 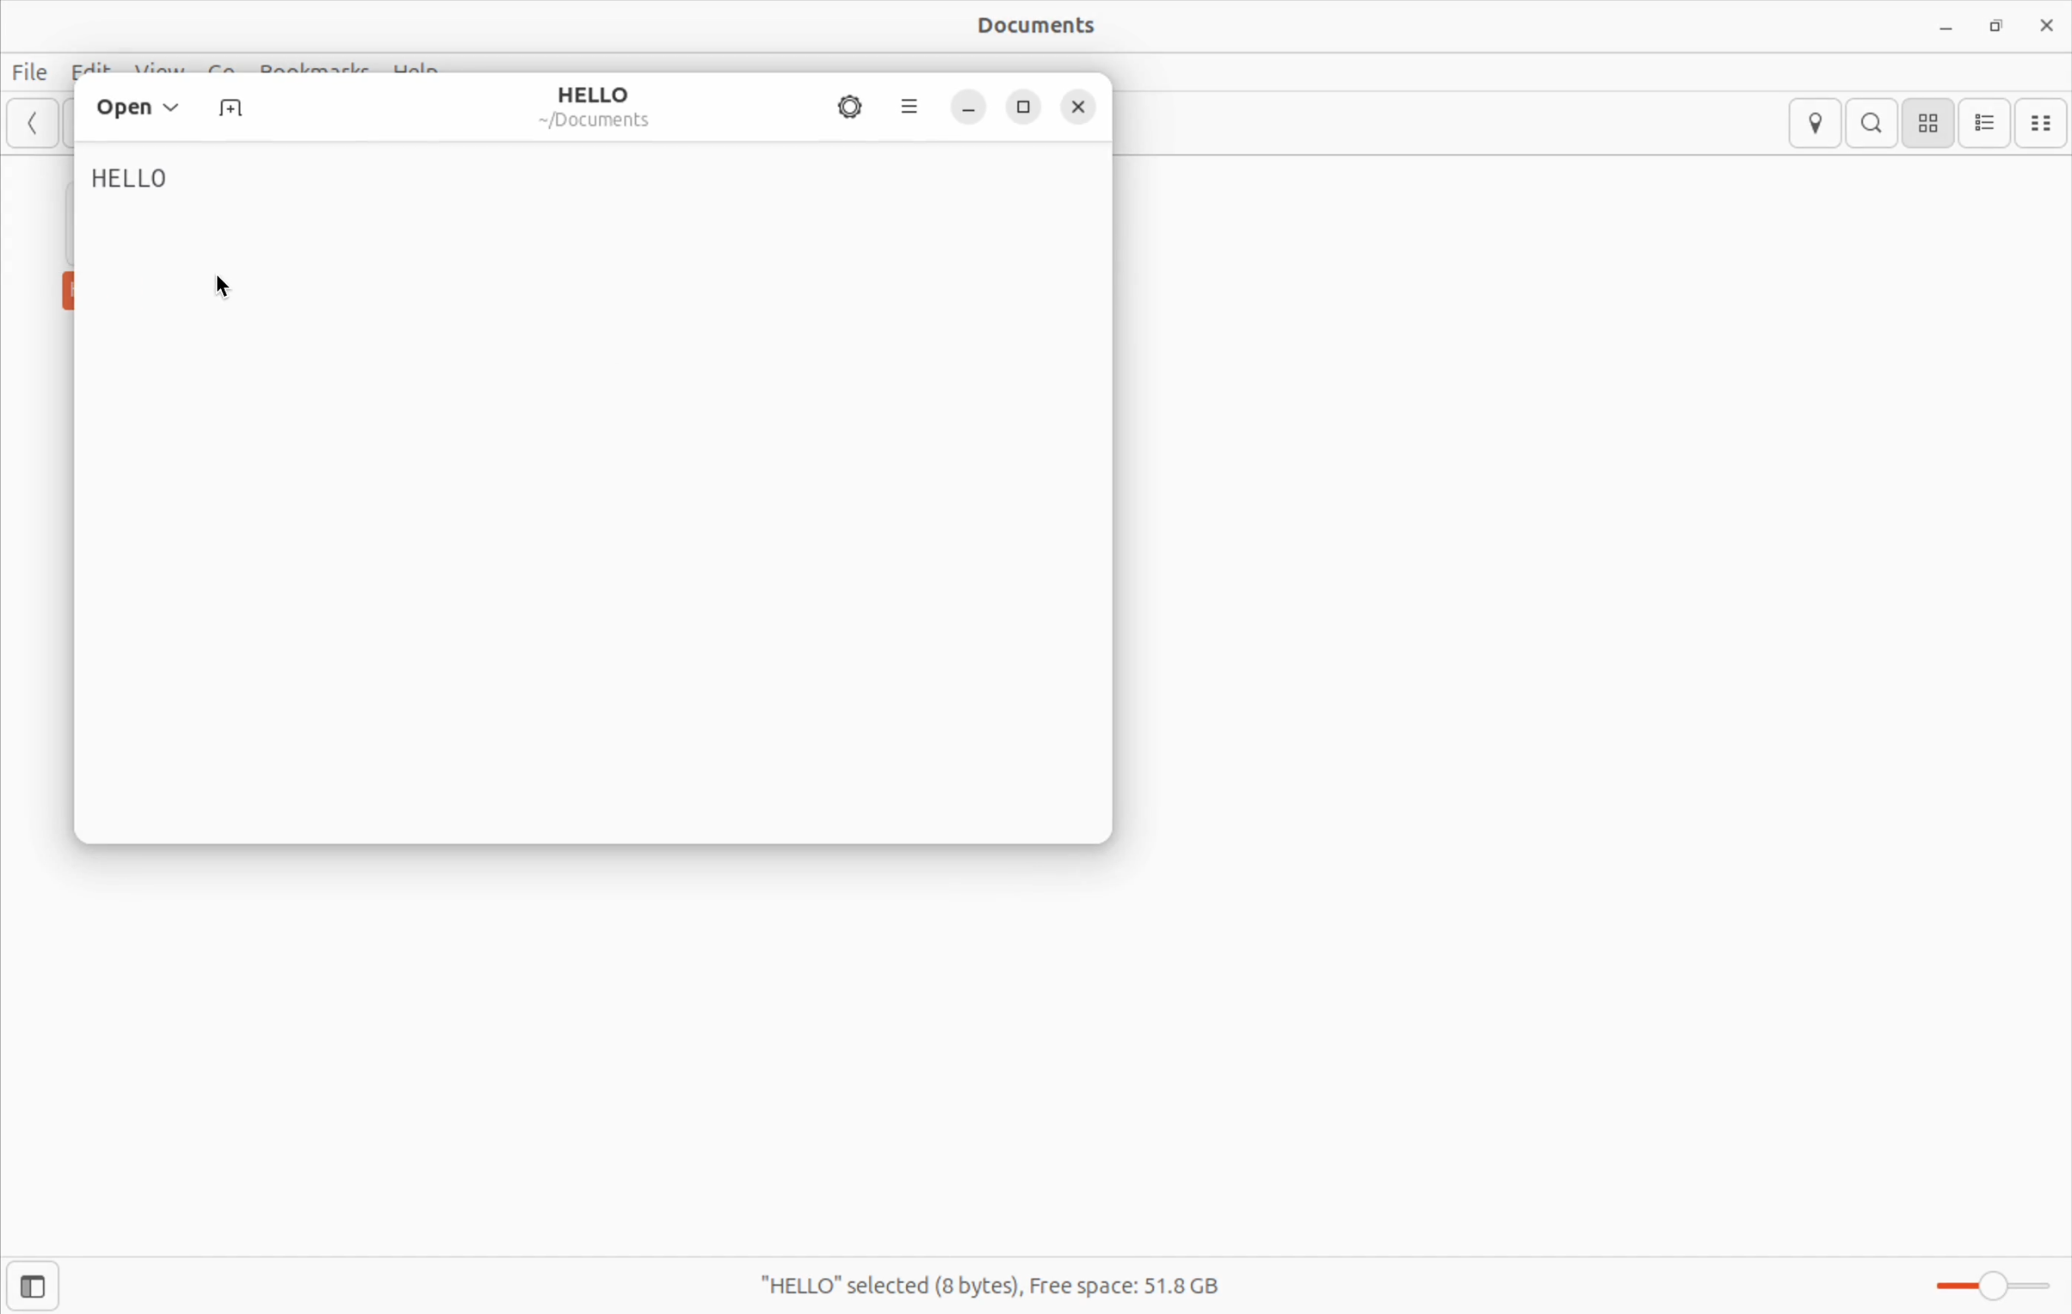 I want to click on HELLO, so click(x=593, y=89).